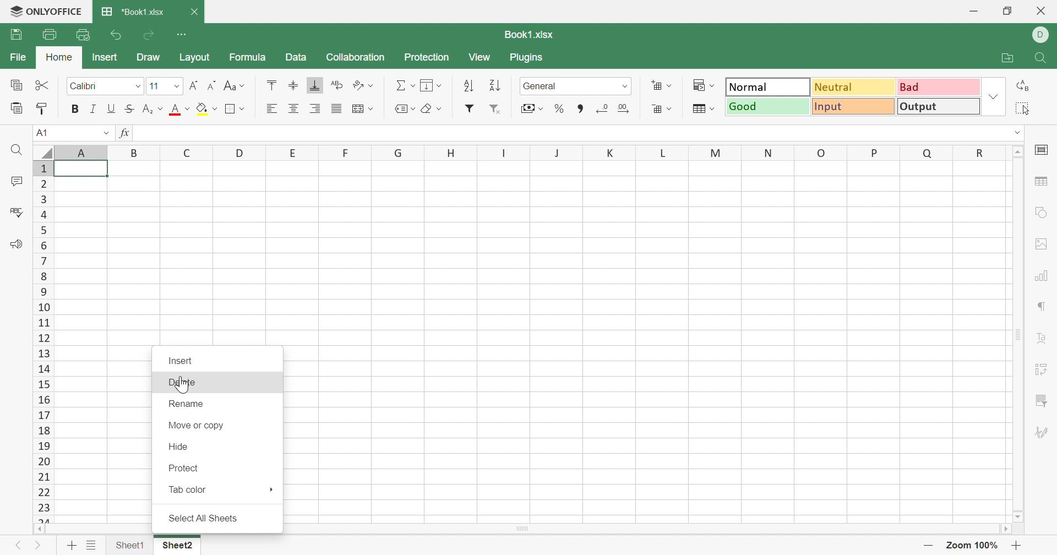 The image size is (1057, 555). What do you see at coordinates (128, 109) in the screenshot?
I see `Strikethrough` at bounding box center [128, 109].